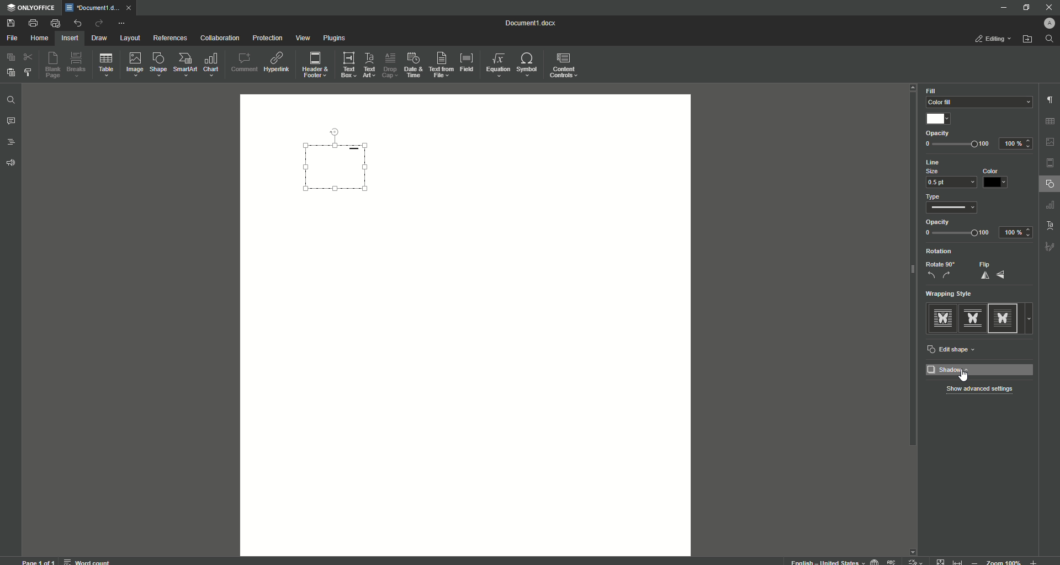 The width and height of the screenshot is (1060, 565). I want to click on Breaks, so click(77, 65).